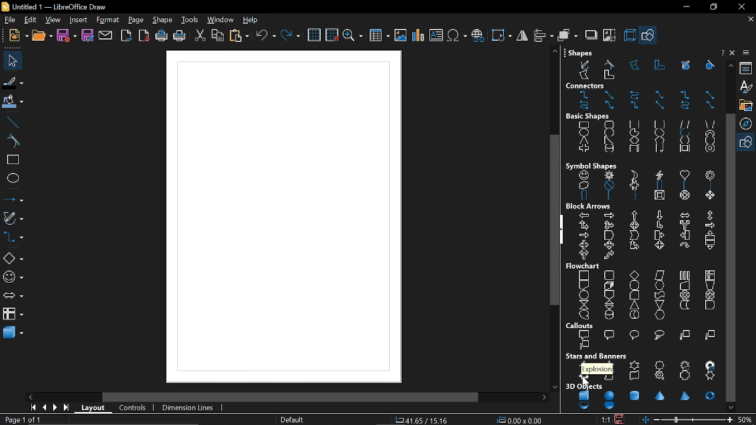  Describe the element at coordinates (127, 35) in the screenshot. I see `export` at that location.